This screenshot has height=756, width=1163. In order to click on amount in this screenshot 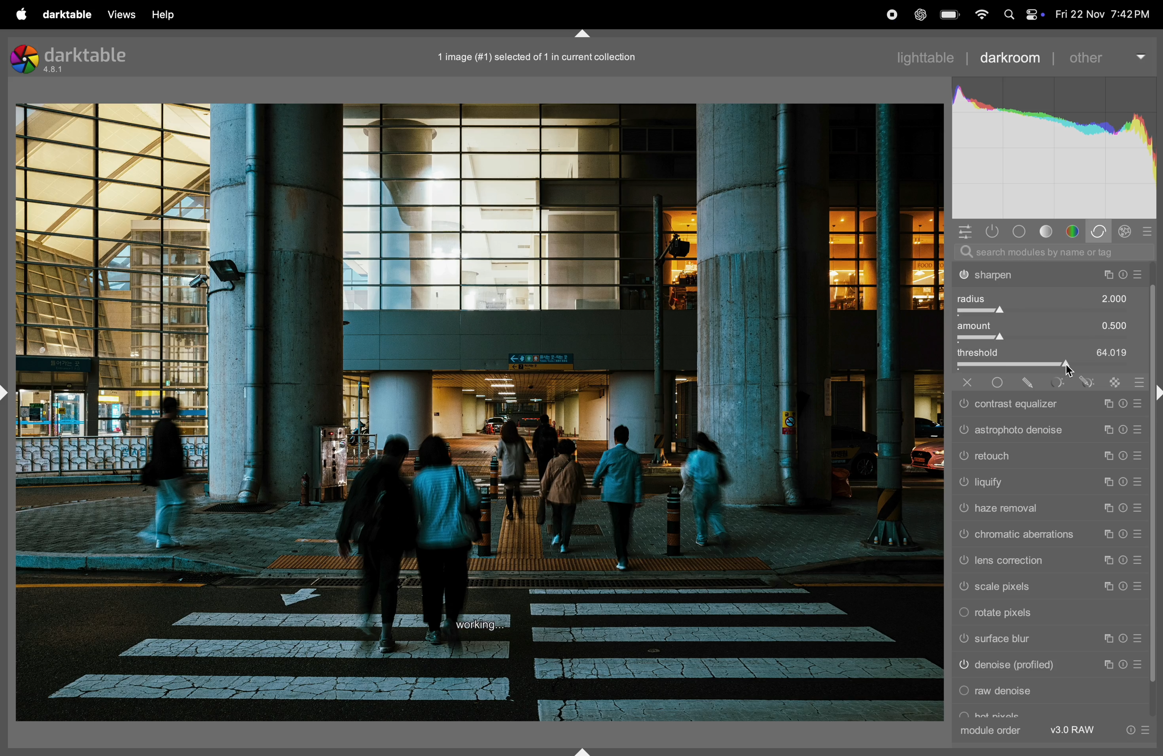, I will do `click(1051, 332)`.